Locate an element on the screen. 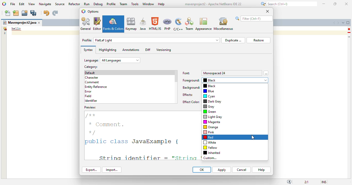  open project is located at coordinates (25, 13).